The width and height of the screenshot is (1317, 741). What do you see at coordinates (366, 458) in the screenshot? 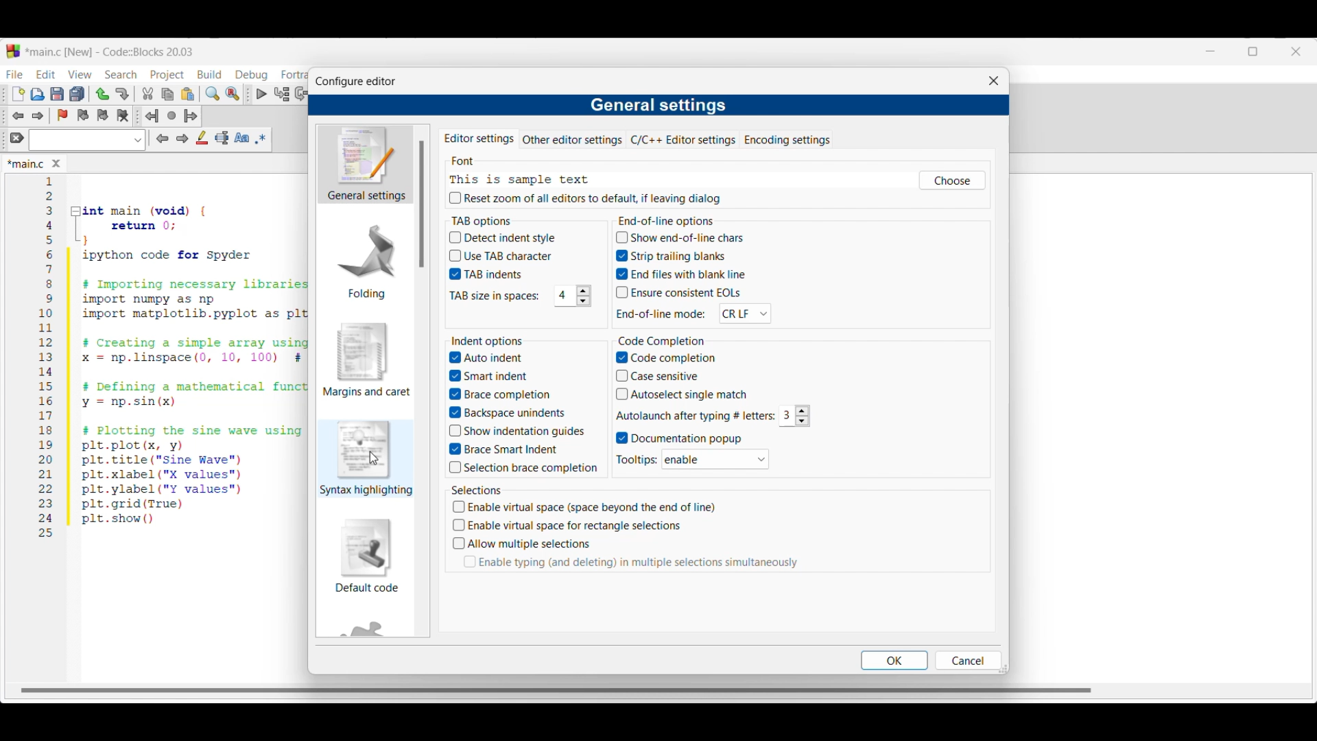
I see `Syntax highlighting, highlighted by cursor` at bounding box center [366, 458].